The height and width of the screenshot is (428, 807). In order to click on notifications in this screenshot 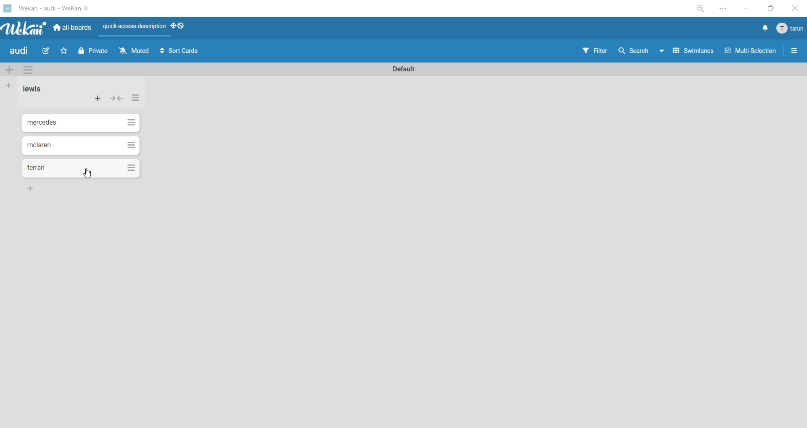, I will do `click(765, 29)`.